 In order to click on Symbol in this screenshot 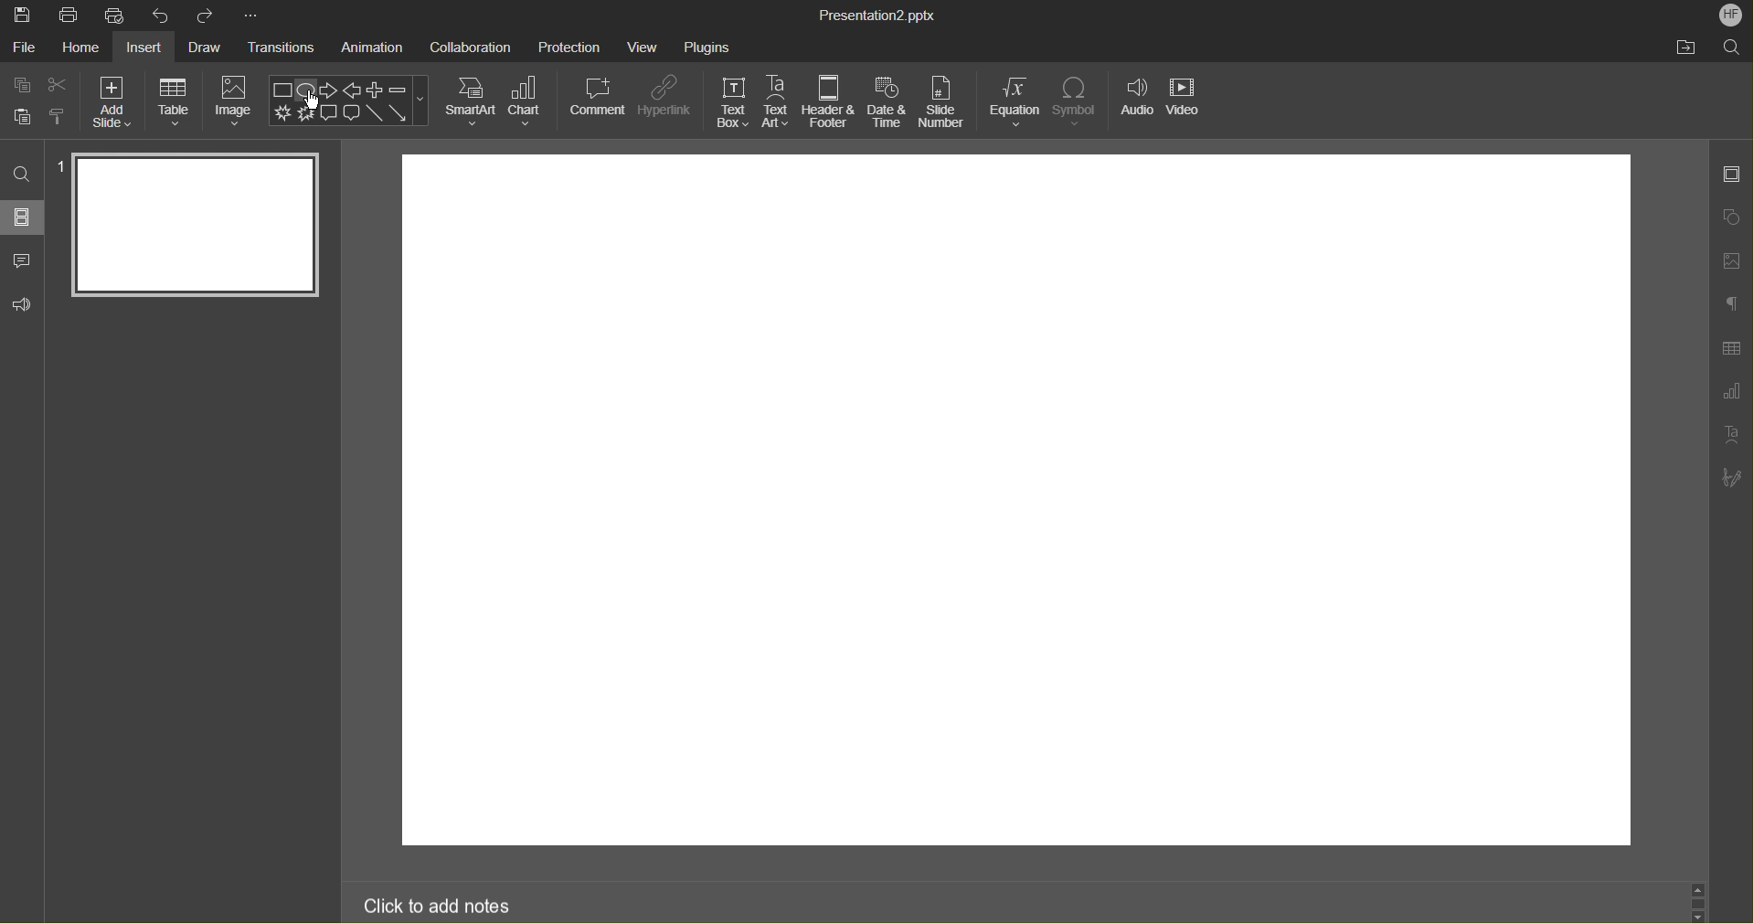, I will do `click(1078, 102)`.